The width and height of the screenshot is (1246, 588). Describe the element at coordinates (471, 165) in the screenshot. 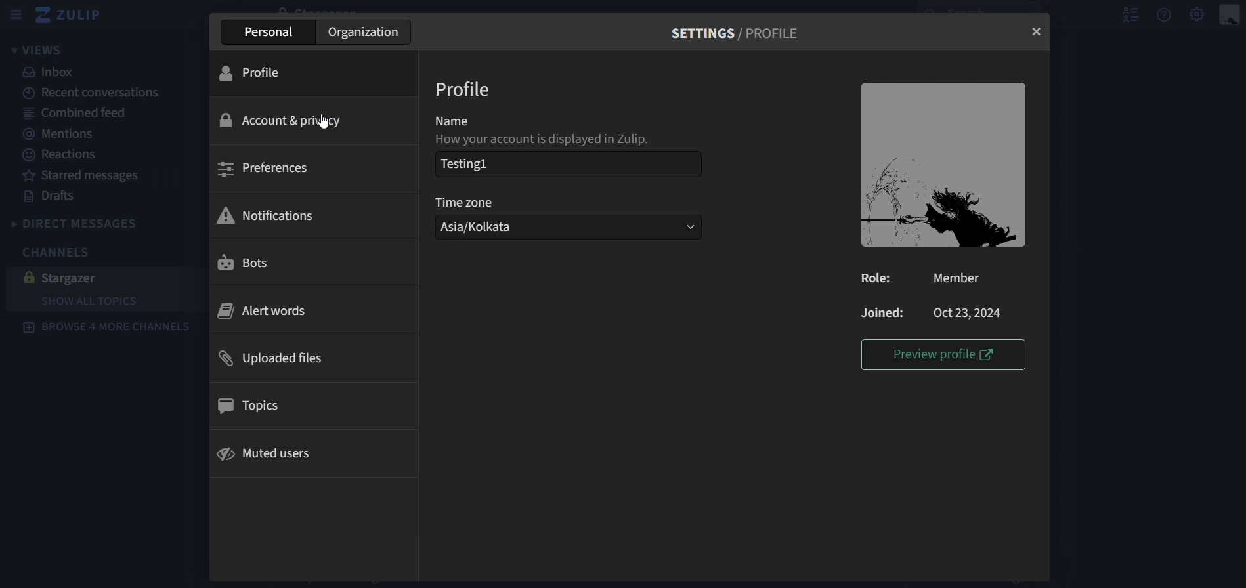

I see `Testing` at that location.